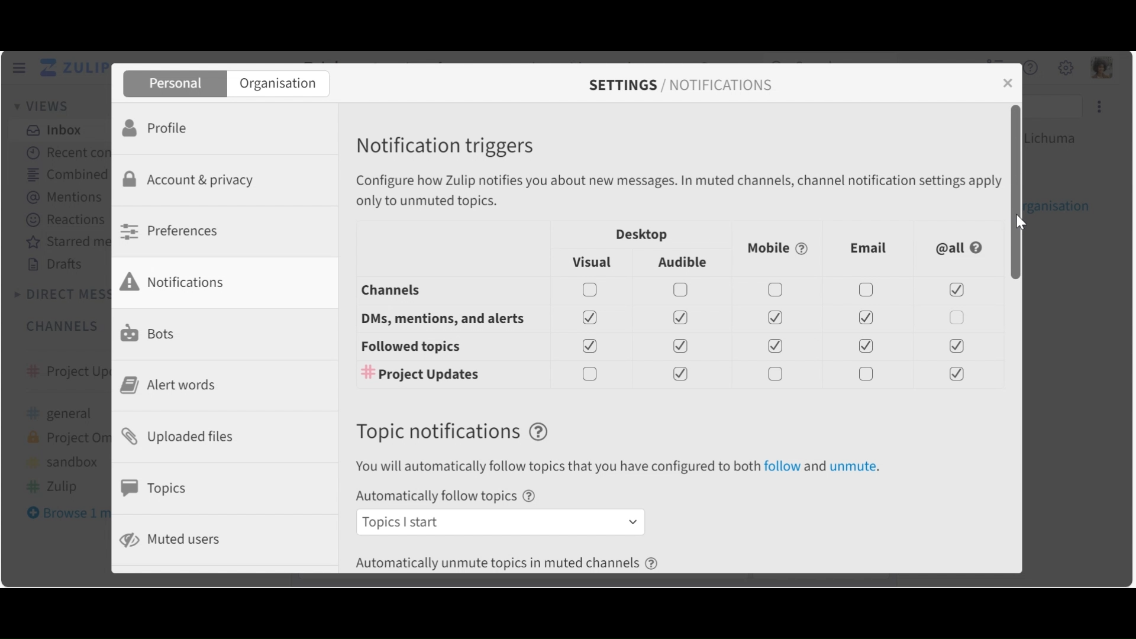 The height and width of the screenshot is (639, 1136). Describe the element at coordinates (1006, 83) in the screenshot. I see `close` at that location.